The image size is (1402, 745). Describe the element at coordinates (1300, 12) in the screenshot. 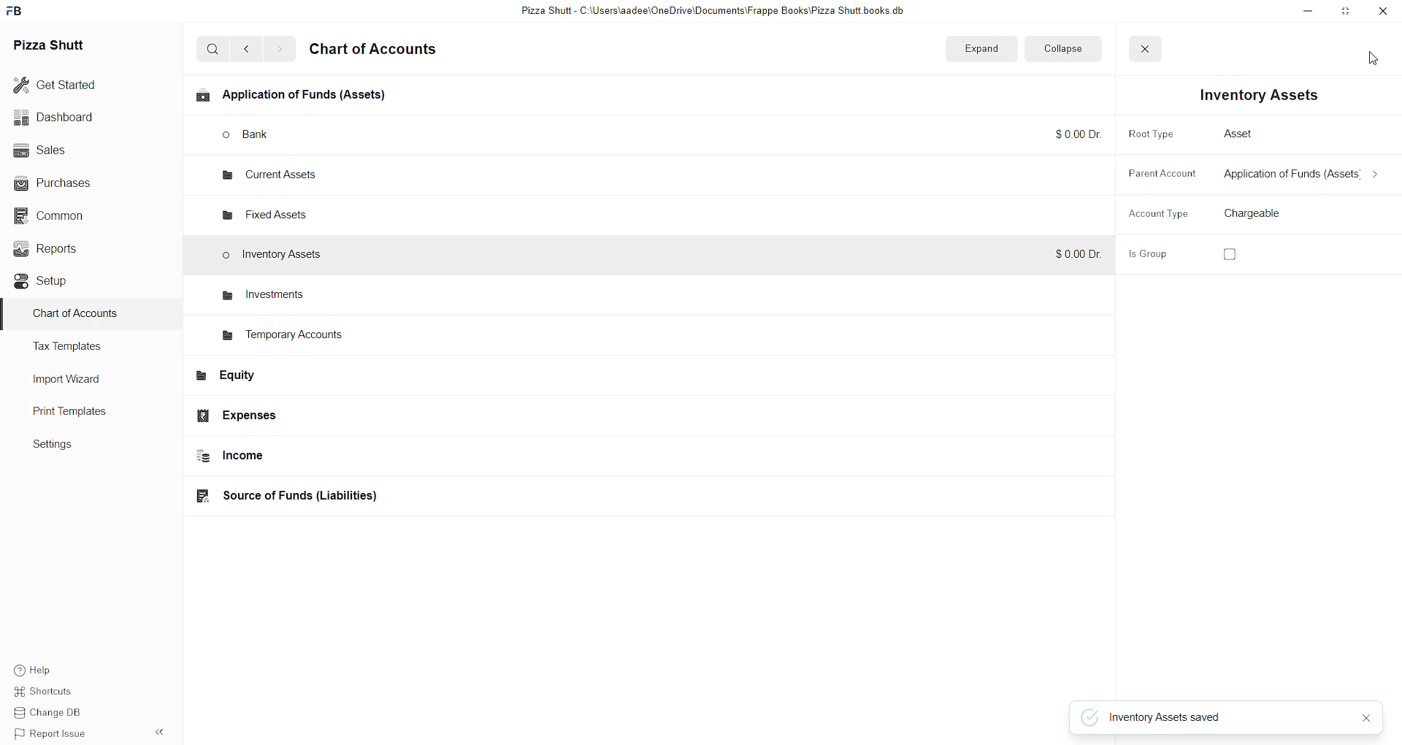

I see `minimize ` at that location.